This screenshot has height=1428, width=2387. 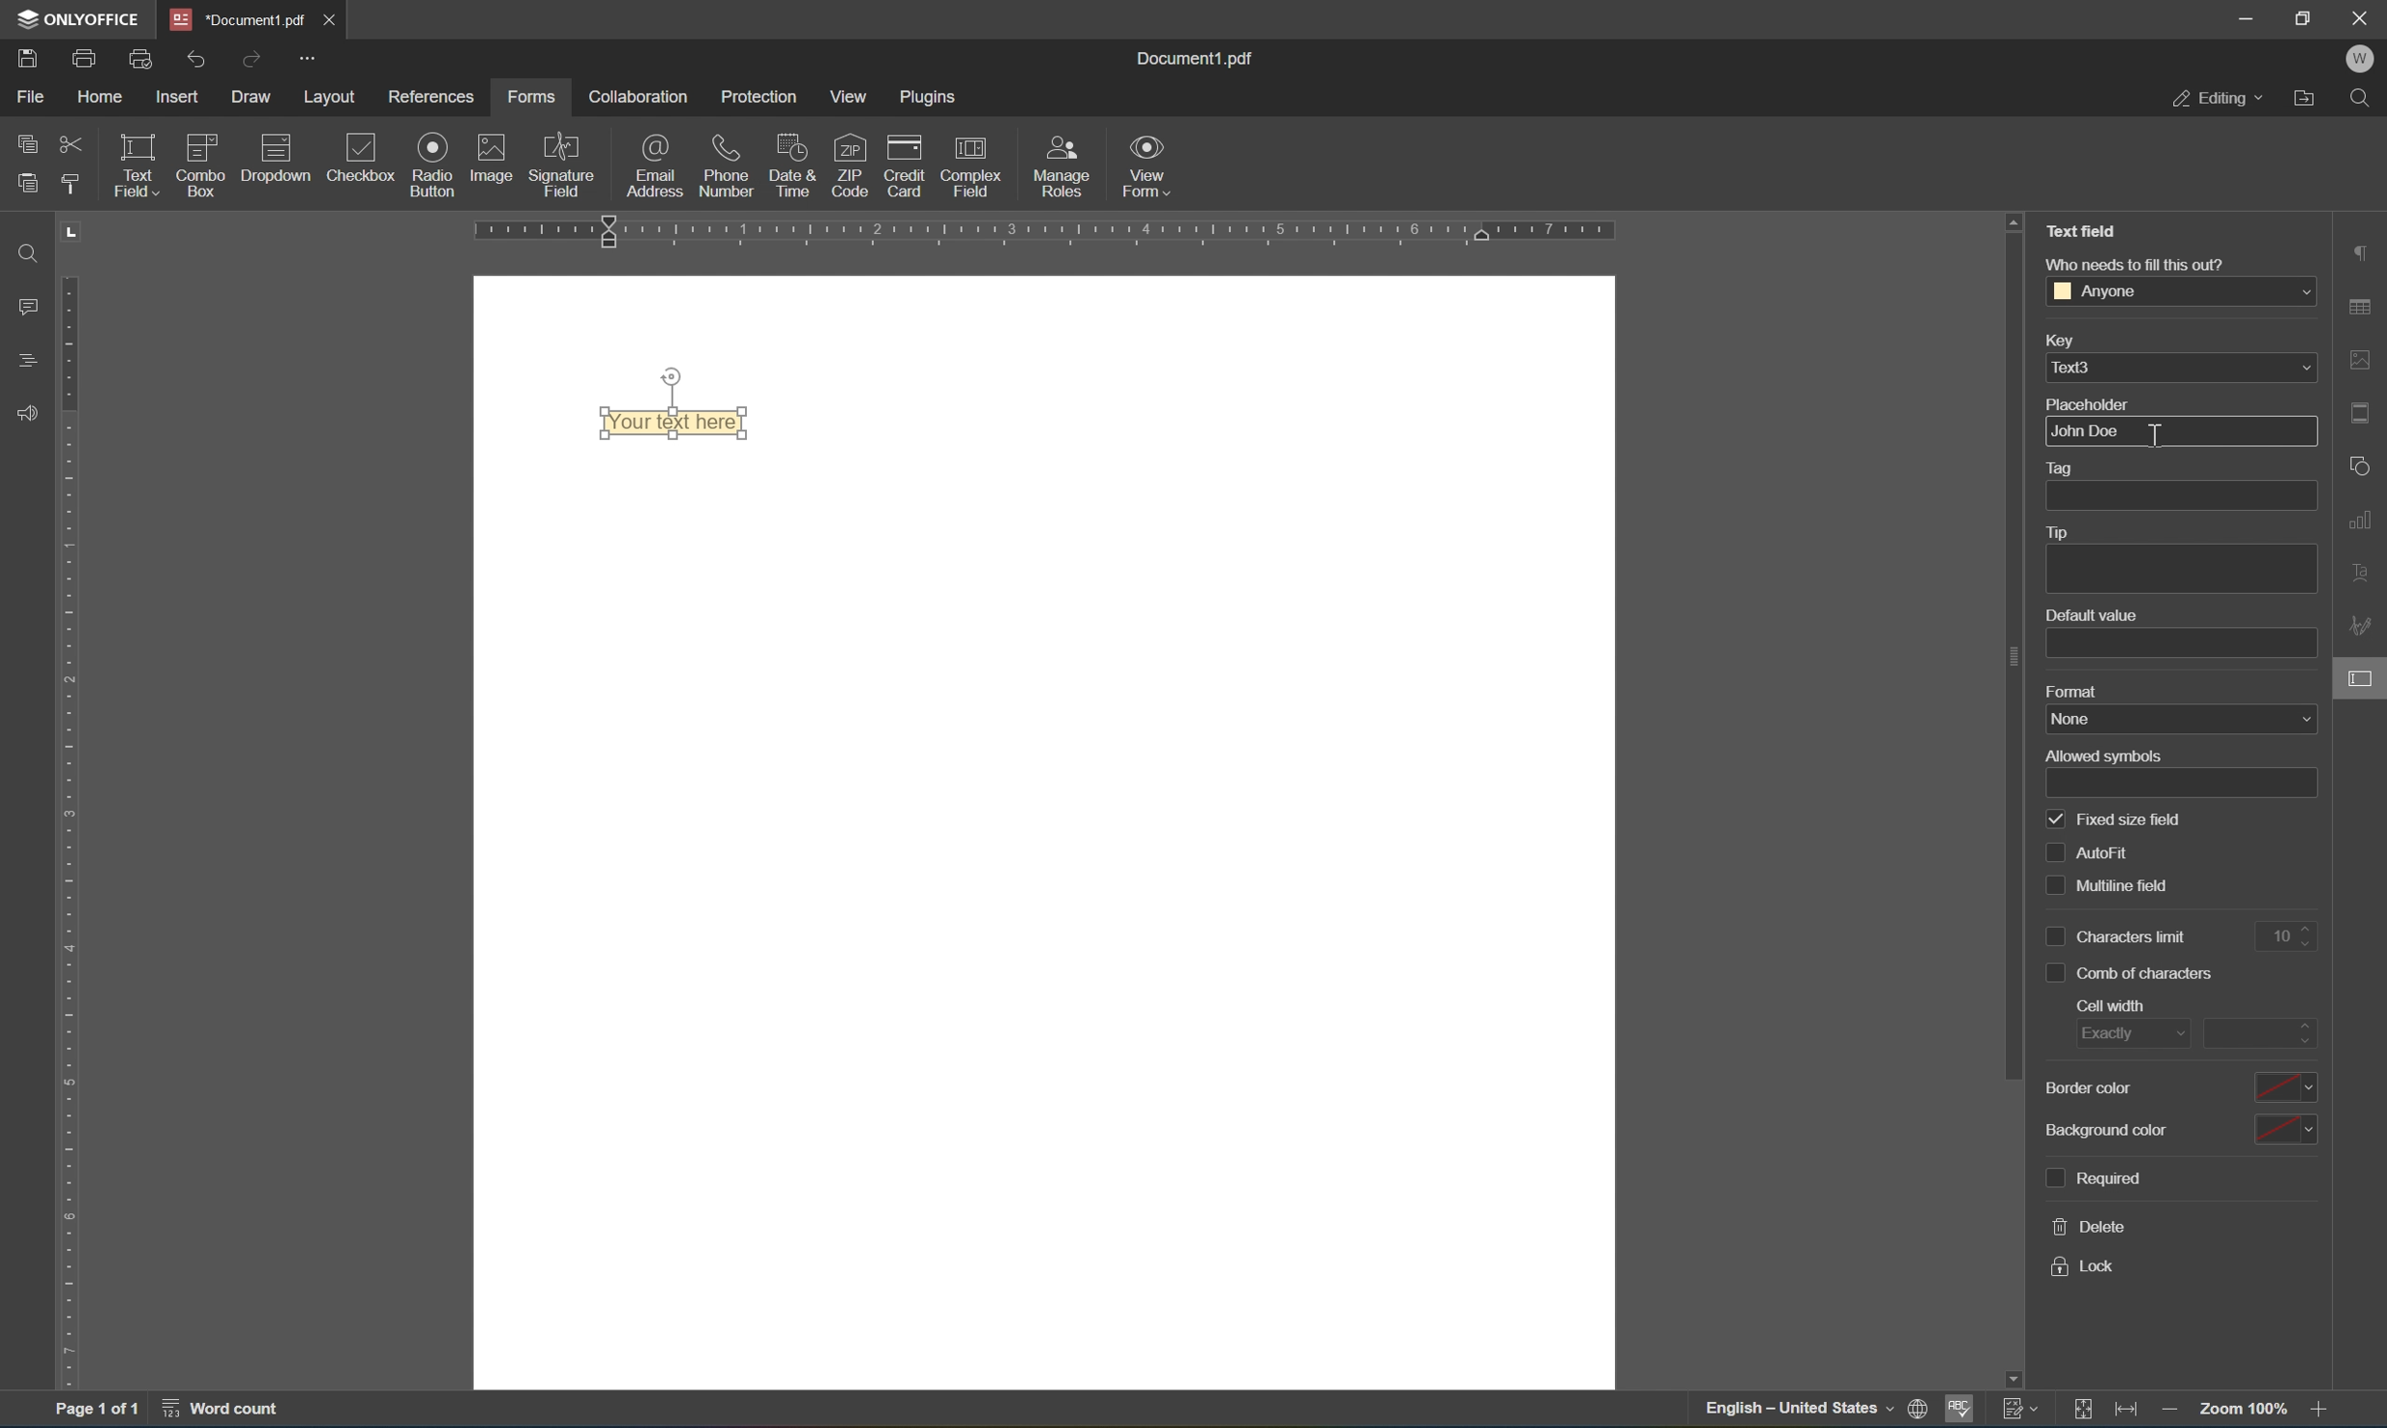 I want to click on cursor, so click(x=2363, y=682).